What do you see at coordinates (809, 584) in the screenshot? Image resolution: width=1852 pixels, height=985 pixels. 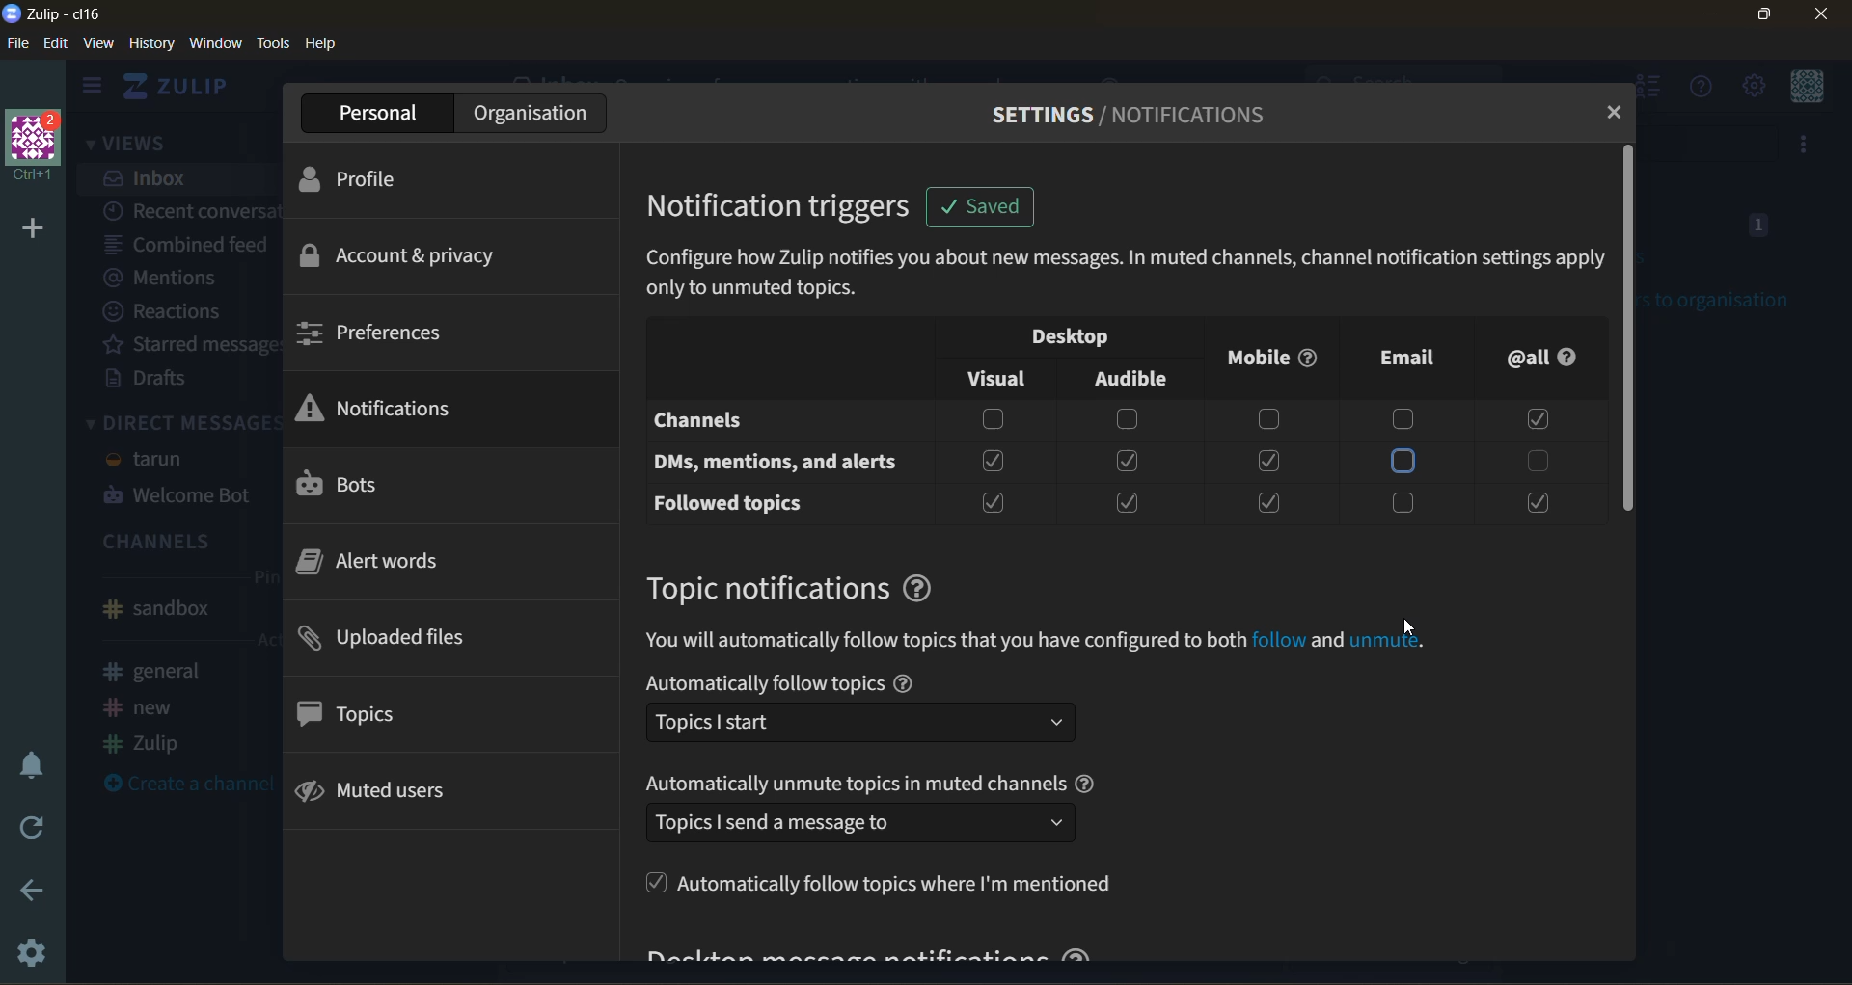 I see `topic notifications` at bounding box center [809, 584].